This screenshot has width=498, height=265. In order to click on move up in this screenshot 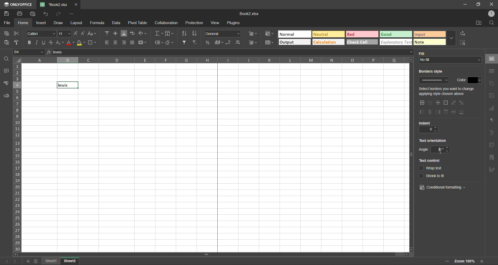, I will do `click(411, 60)`.